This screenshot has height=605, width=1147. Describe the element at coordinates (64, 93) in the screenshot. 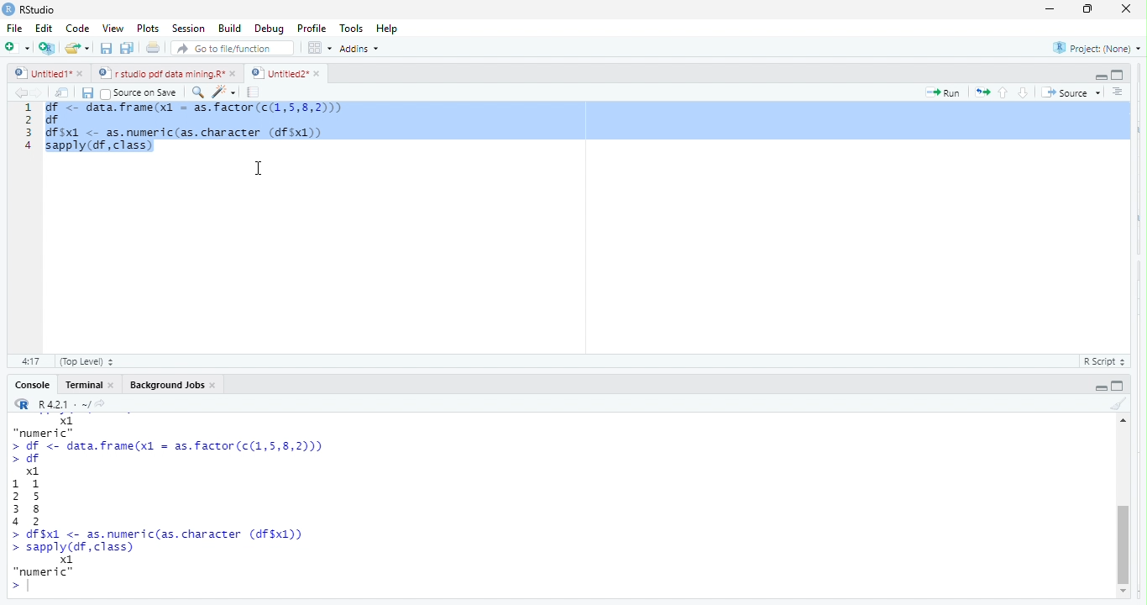

I see `show in new window.` at that location.